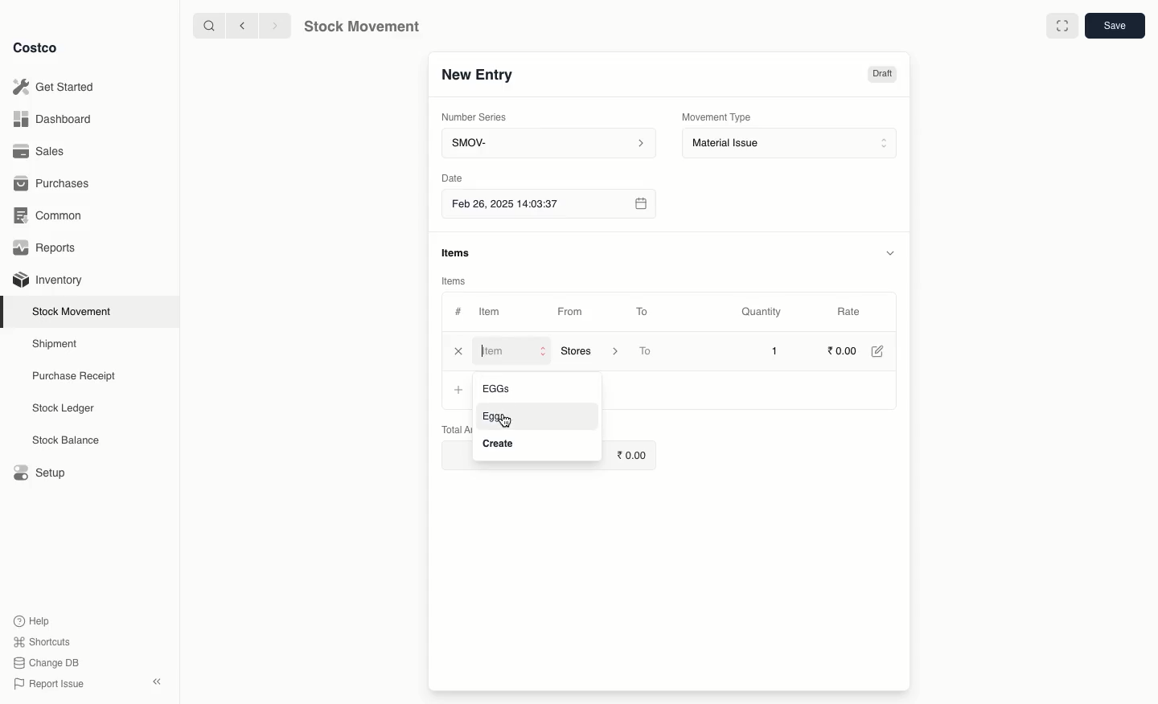  What do you see at coordinates (48, 248) in the screenshot?
I see `Reports` at bounding box center [48, 248].